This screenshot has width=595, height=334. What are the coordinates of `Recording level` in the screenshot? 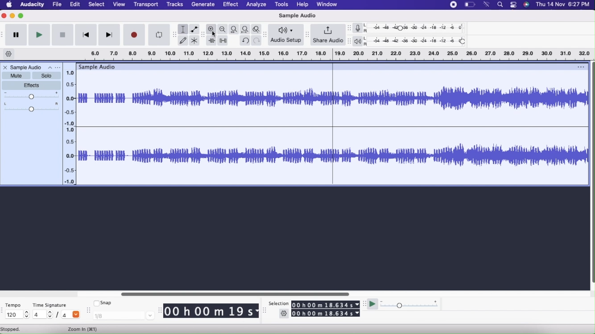 It's located at (419, 27).